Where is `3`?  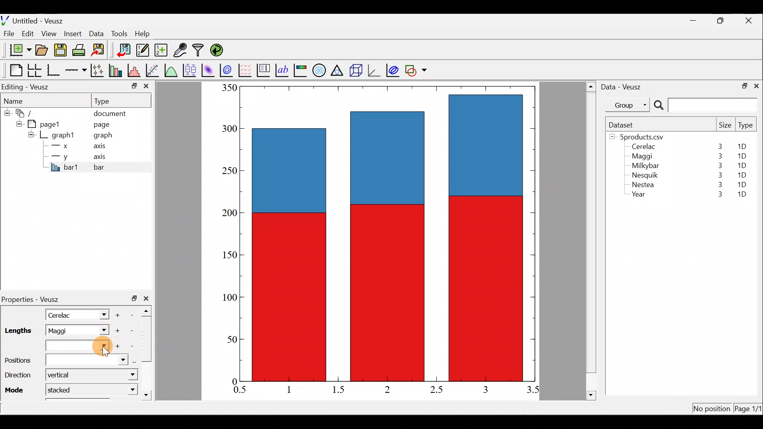 3 is located at coordinates (718, 156).